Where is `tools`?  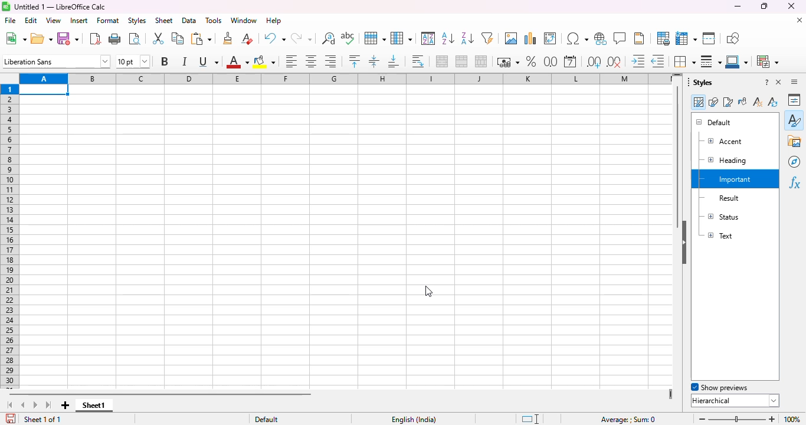 tools is located at coordinates (214, 21).